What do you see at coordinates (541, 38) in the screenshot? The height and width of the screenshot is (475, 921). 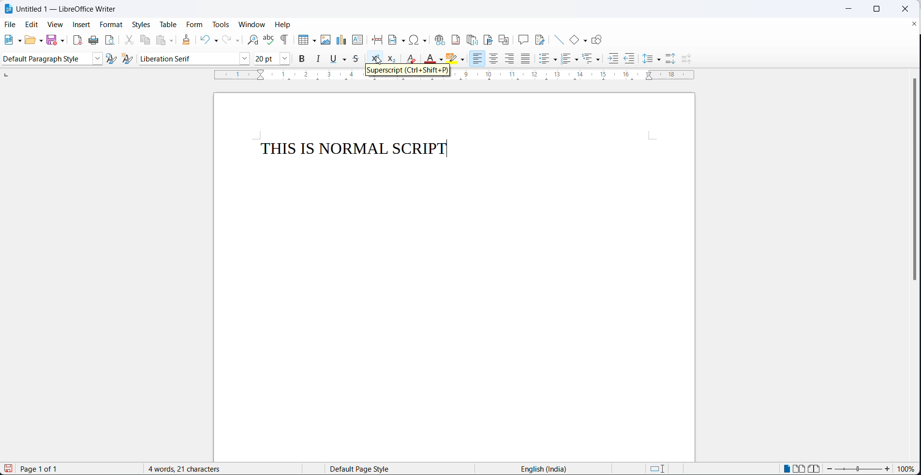 I see `show track changes functions` at bounding box center [541, 38].